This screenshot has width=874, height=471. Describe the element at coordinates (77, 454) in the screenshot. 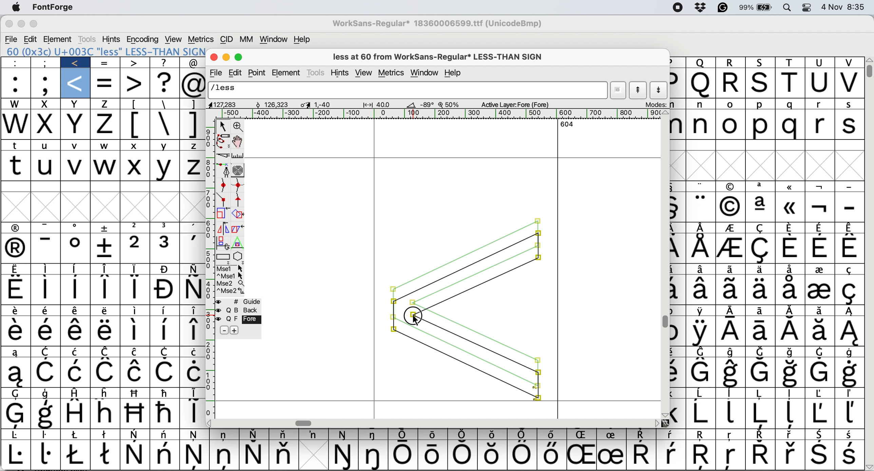

I see `Symbol` at that location.